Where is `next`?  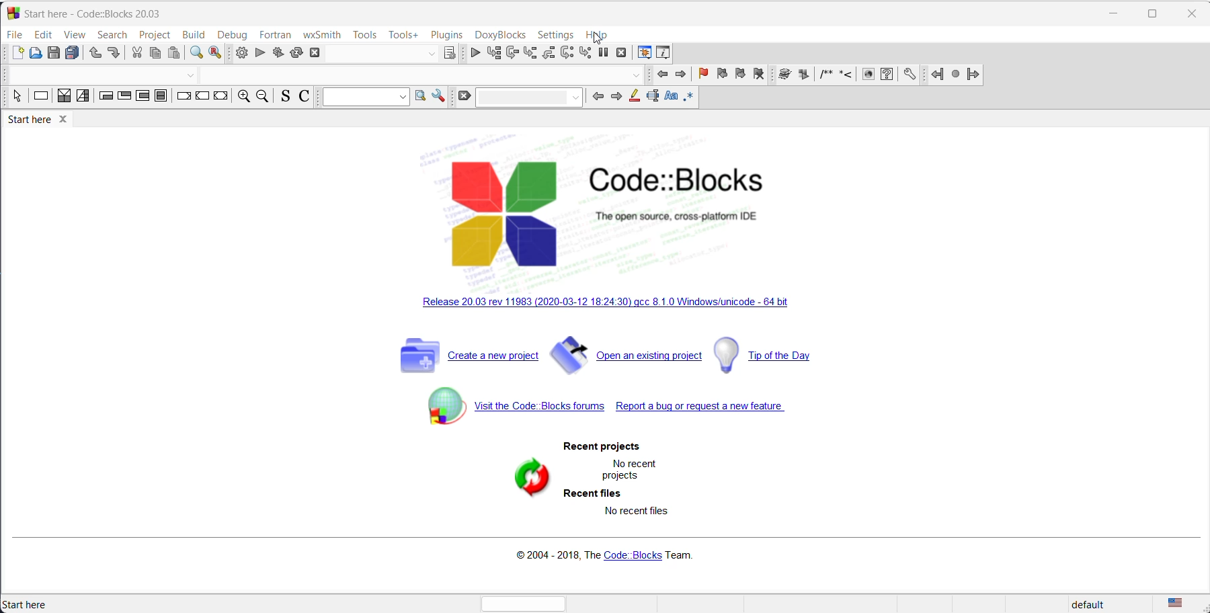
next is located at coordinates (614, 97).